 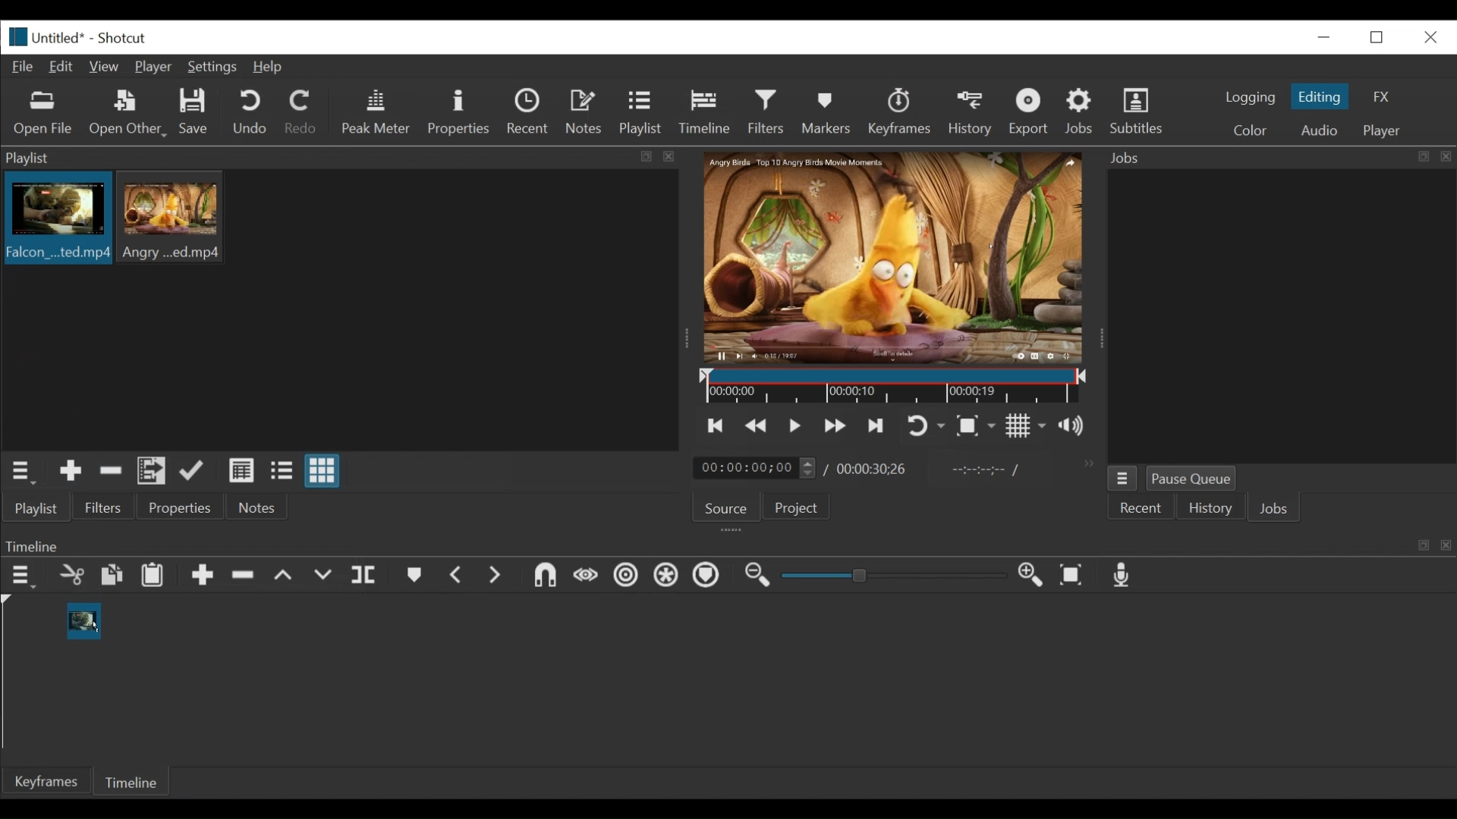 I want to click on playlist menu, so click(x=24, y=470).